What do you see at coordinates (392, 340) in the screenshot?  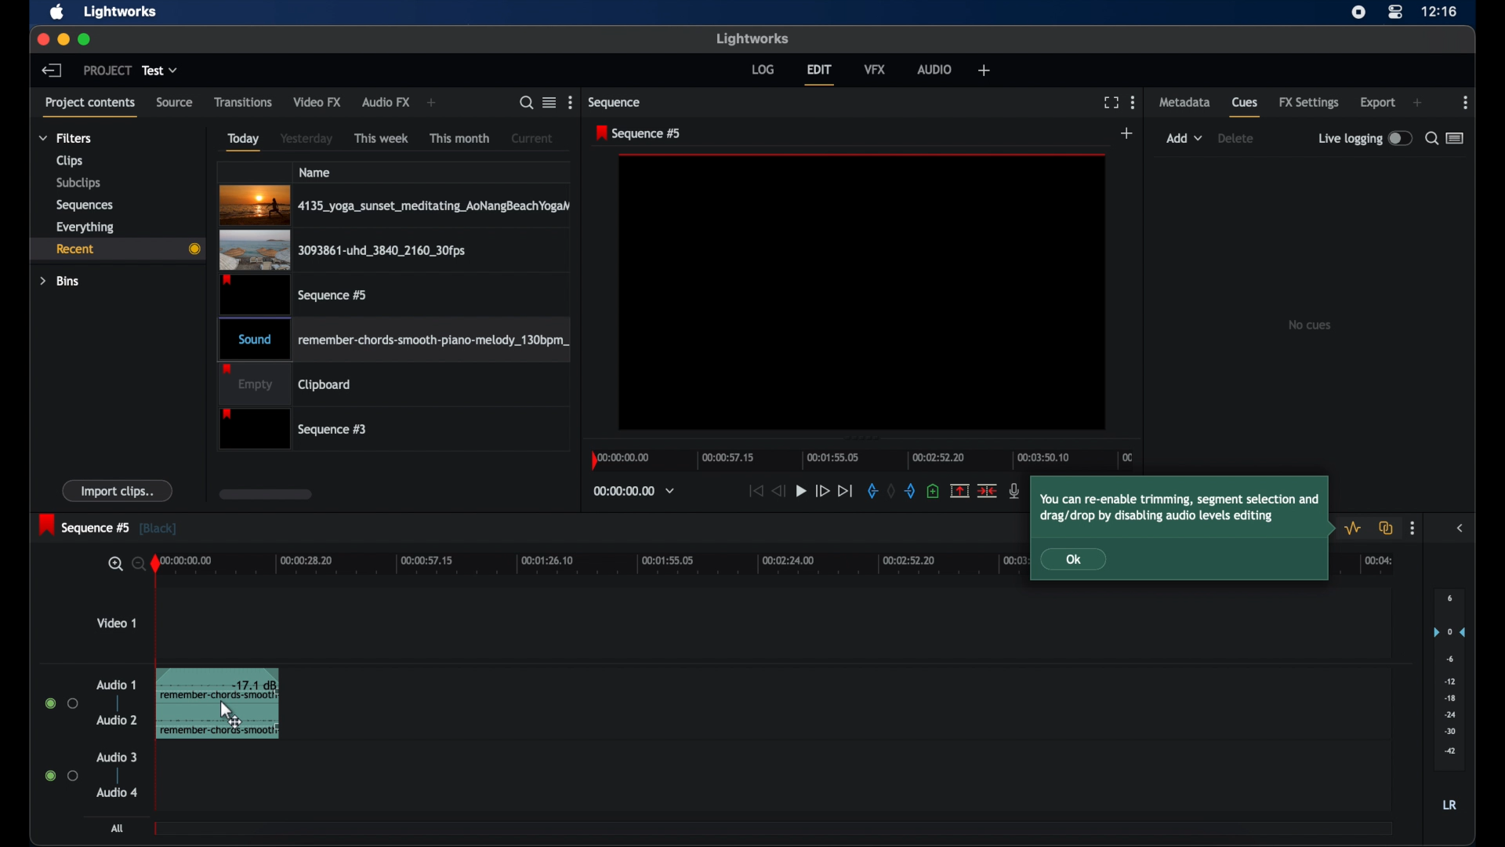 I see `Sound remember-chords-smooth-piano-melody_130bpm_` at bounding box center [392, 340].